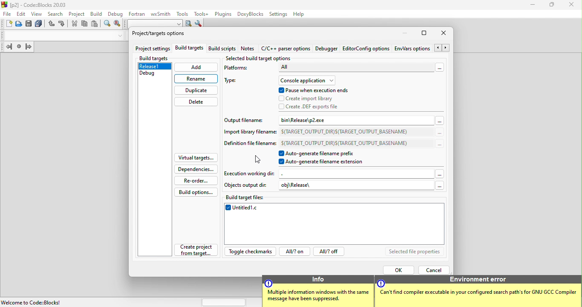 This screenshot has width=582, height=307. What do you see at coordinates (246, 133) in the screenshot?
I see `import library file name` at bounding box center [246, 133].